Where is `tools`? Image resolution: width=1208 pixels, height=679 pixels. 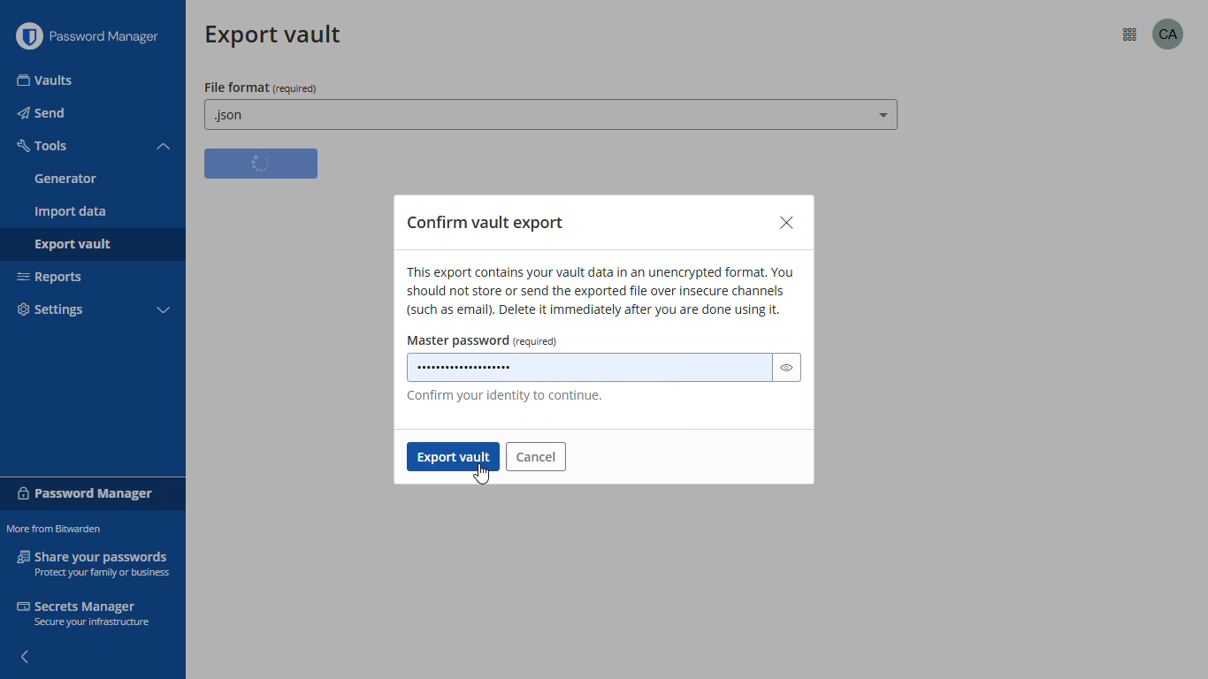 tools is located at coordinates (44, 146).